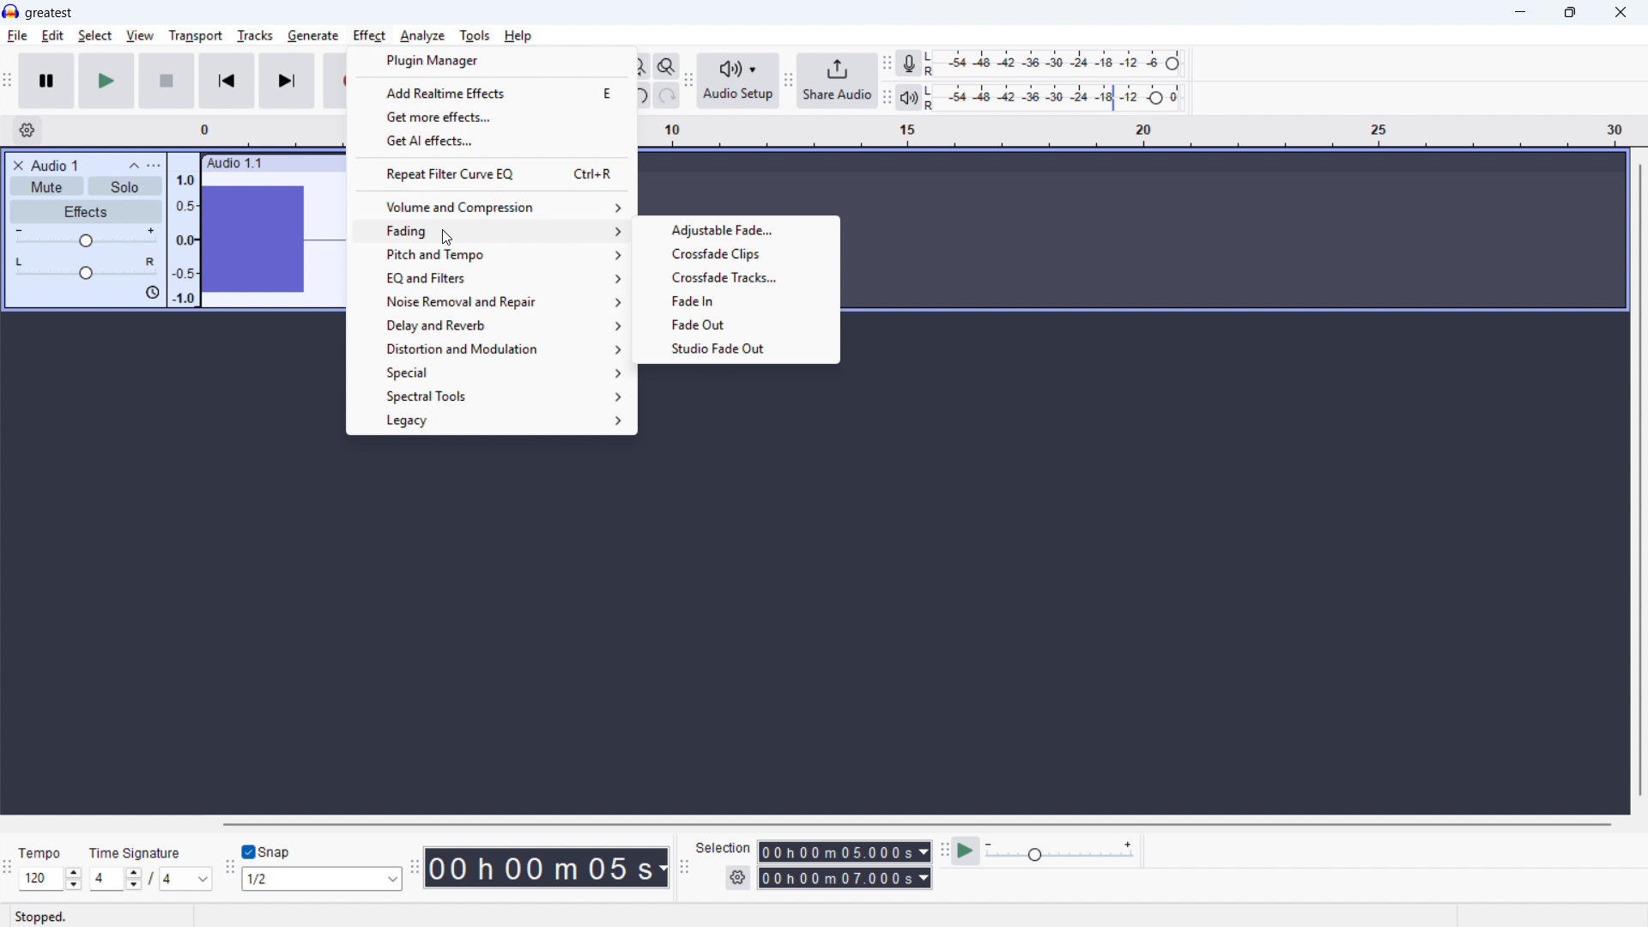  Describe the element at coordinates (788, 82) in the screenshot. I see `` at that location.